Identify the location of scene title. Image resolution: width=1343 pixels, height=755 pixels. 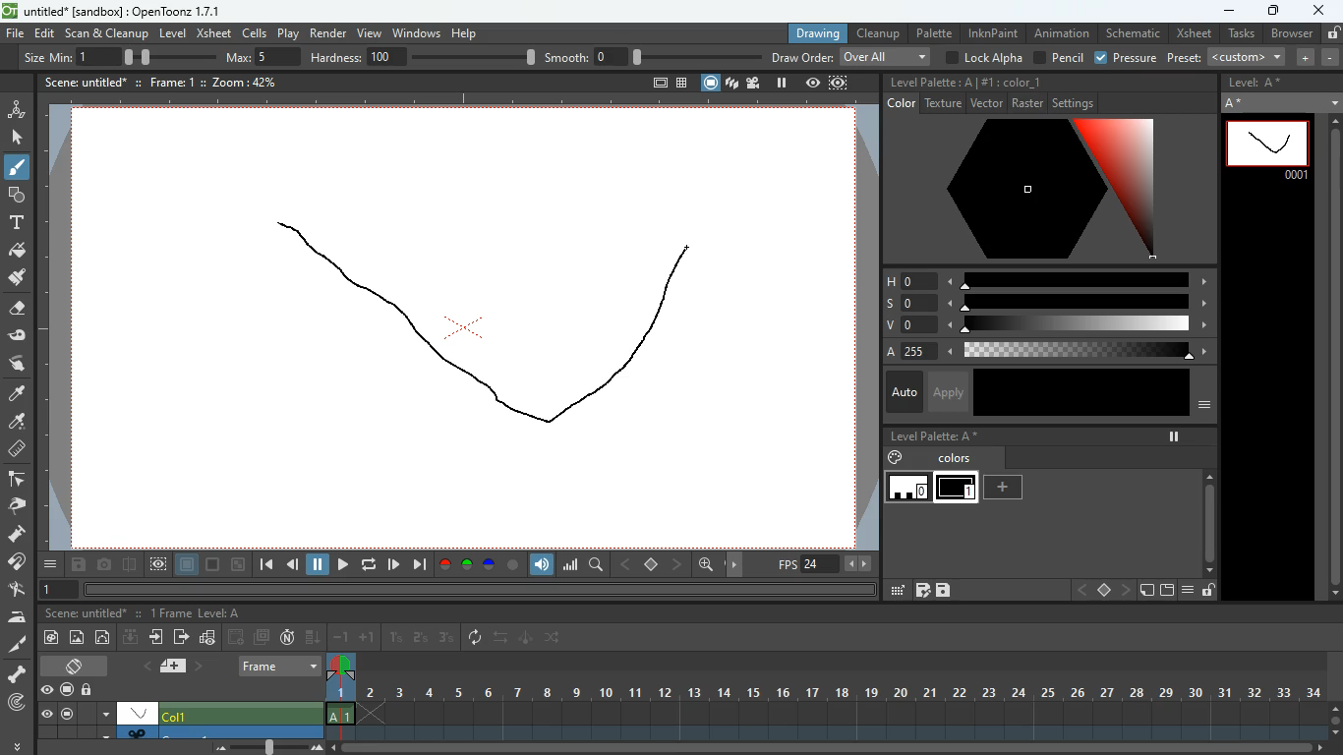
(88, 613).